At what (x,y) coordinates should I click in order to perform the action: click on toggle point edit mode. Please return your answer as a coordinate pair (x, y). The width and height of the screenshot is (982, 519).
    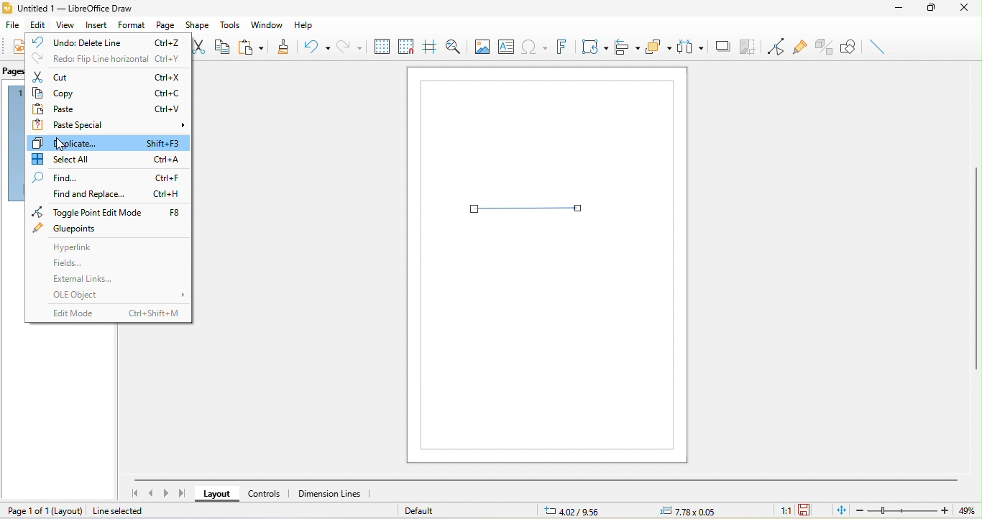
    Looking at the image, I should click on (772, 45).